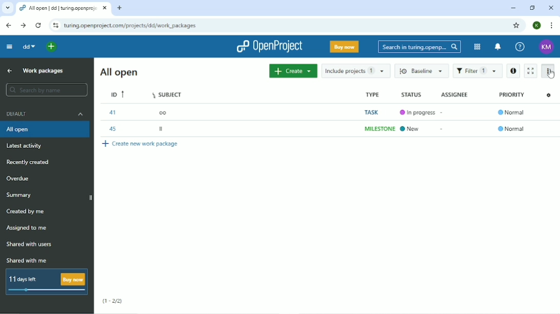  Describe the element at coordinates (27, 212) in the screenshot. I see `Created by me` at that location.